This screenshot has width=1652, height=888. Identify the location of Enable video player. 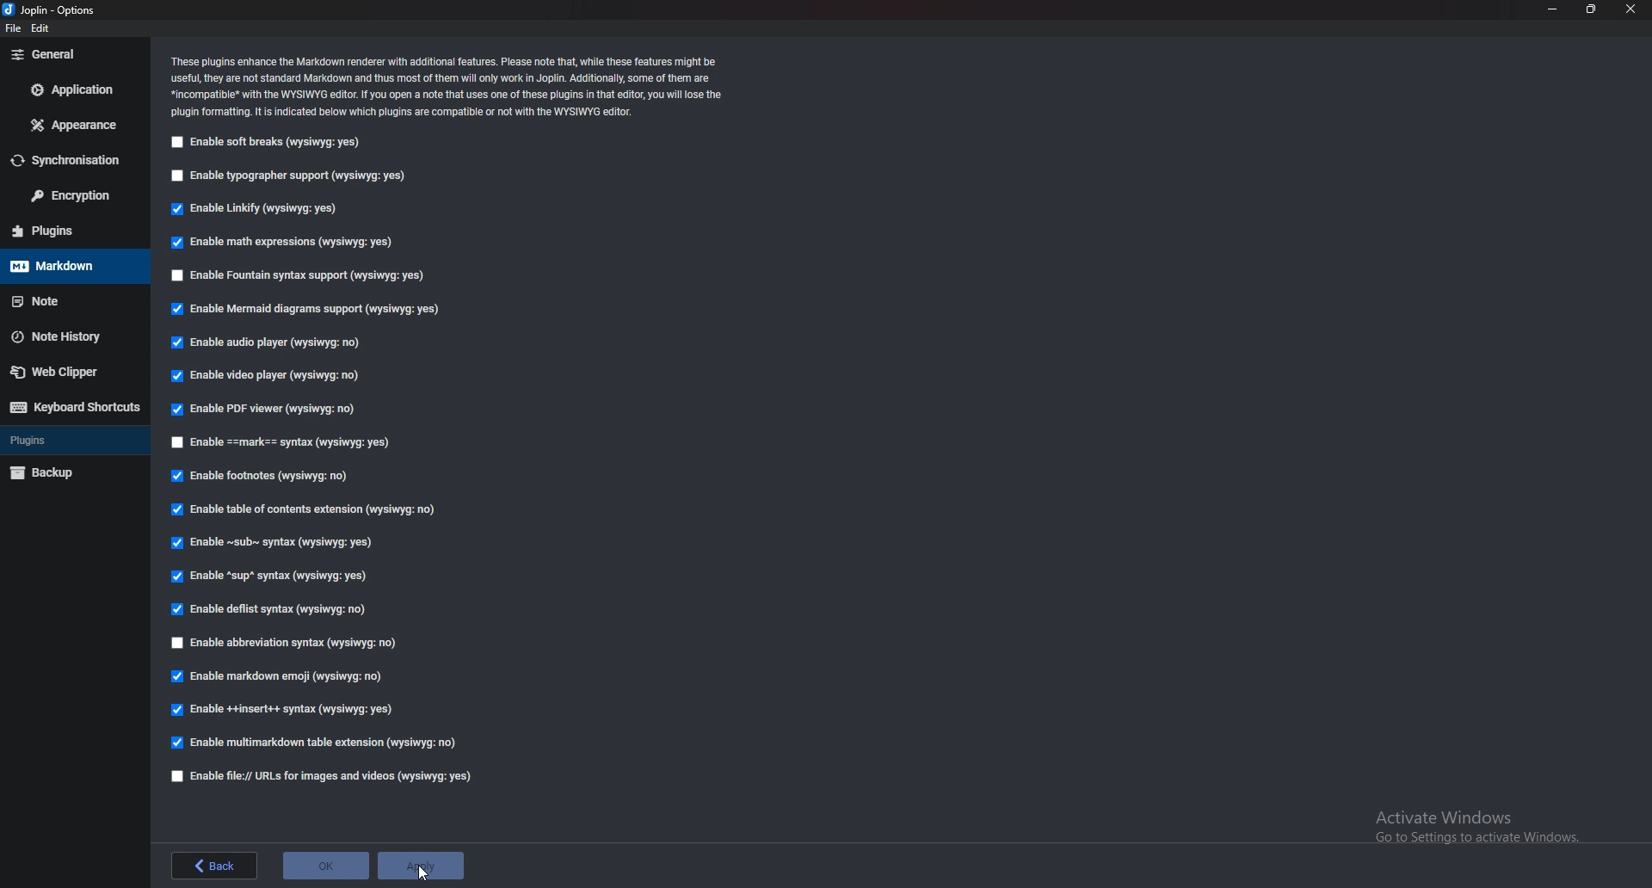
(276, 374).